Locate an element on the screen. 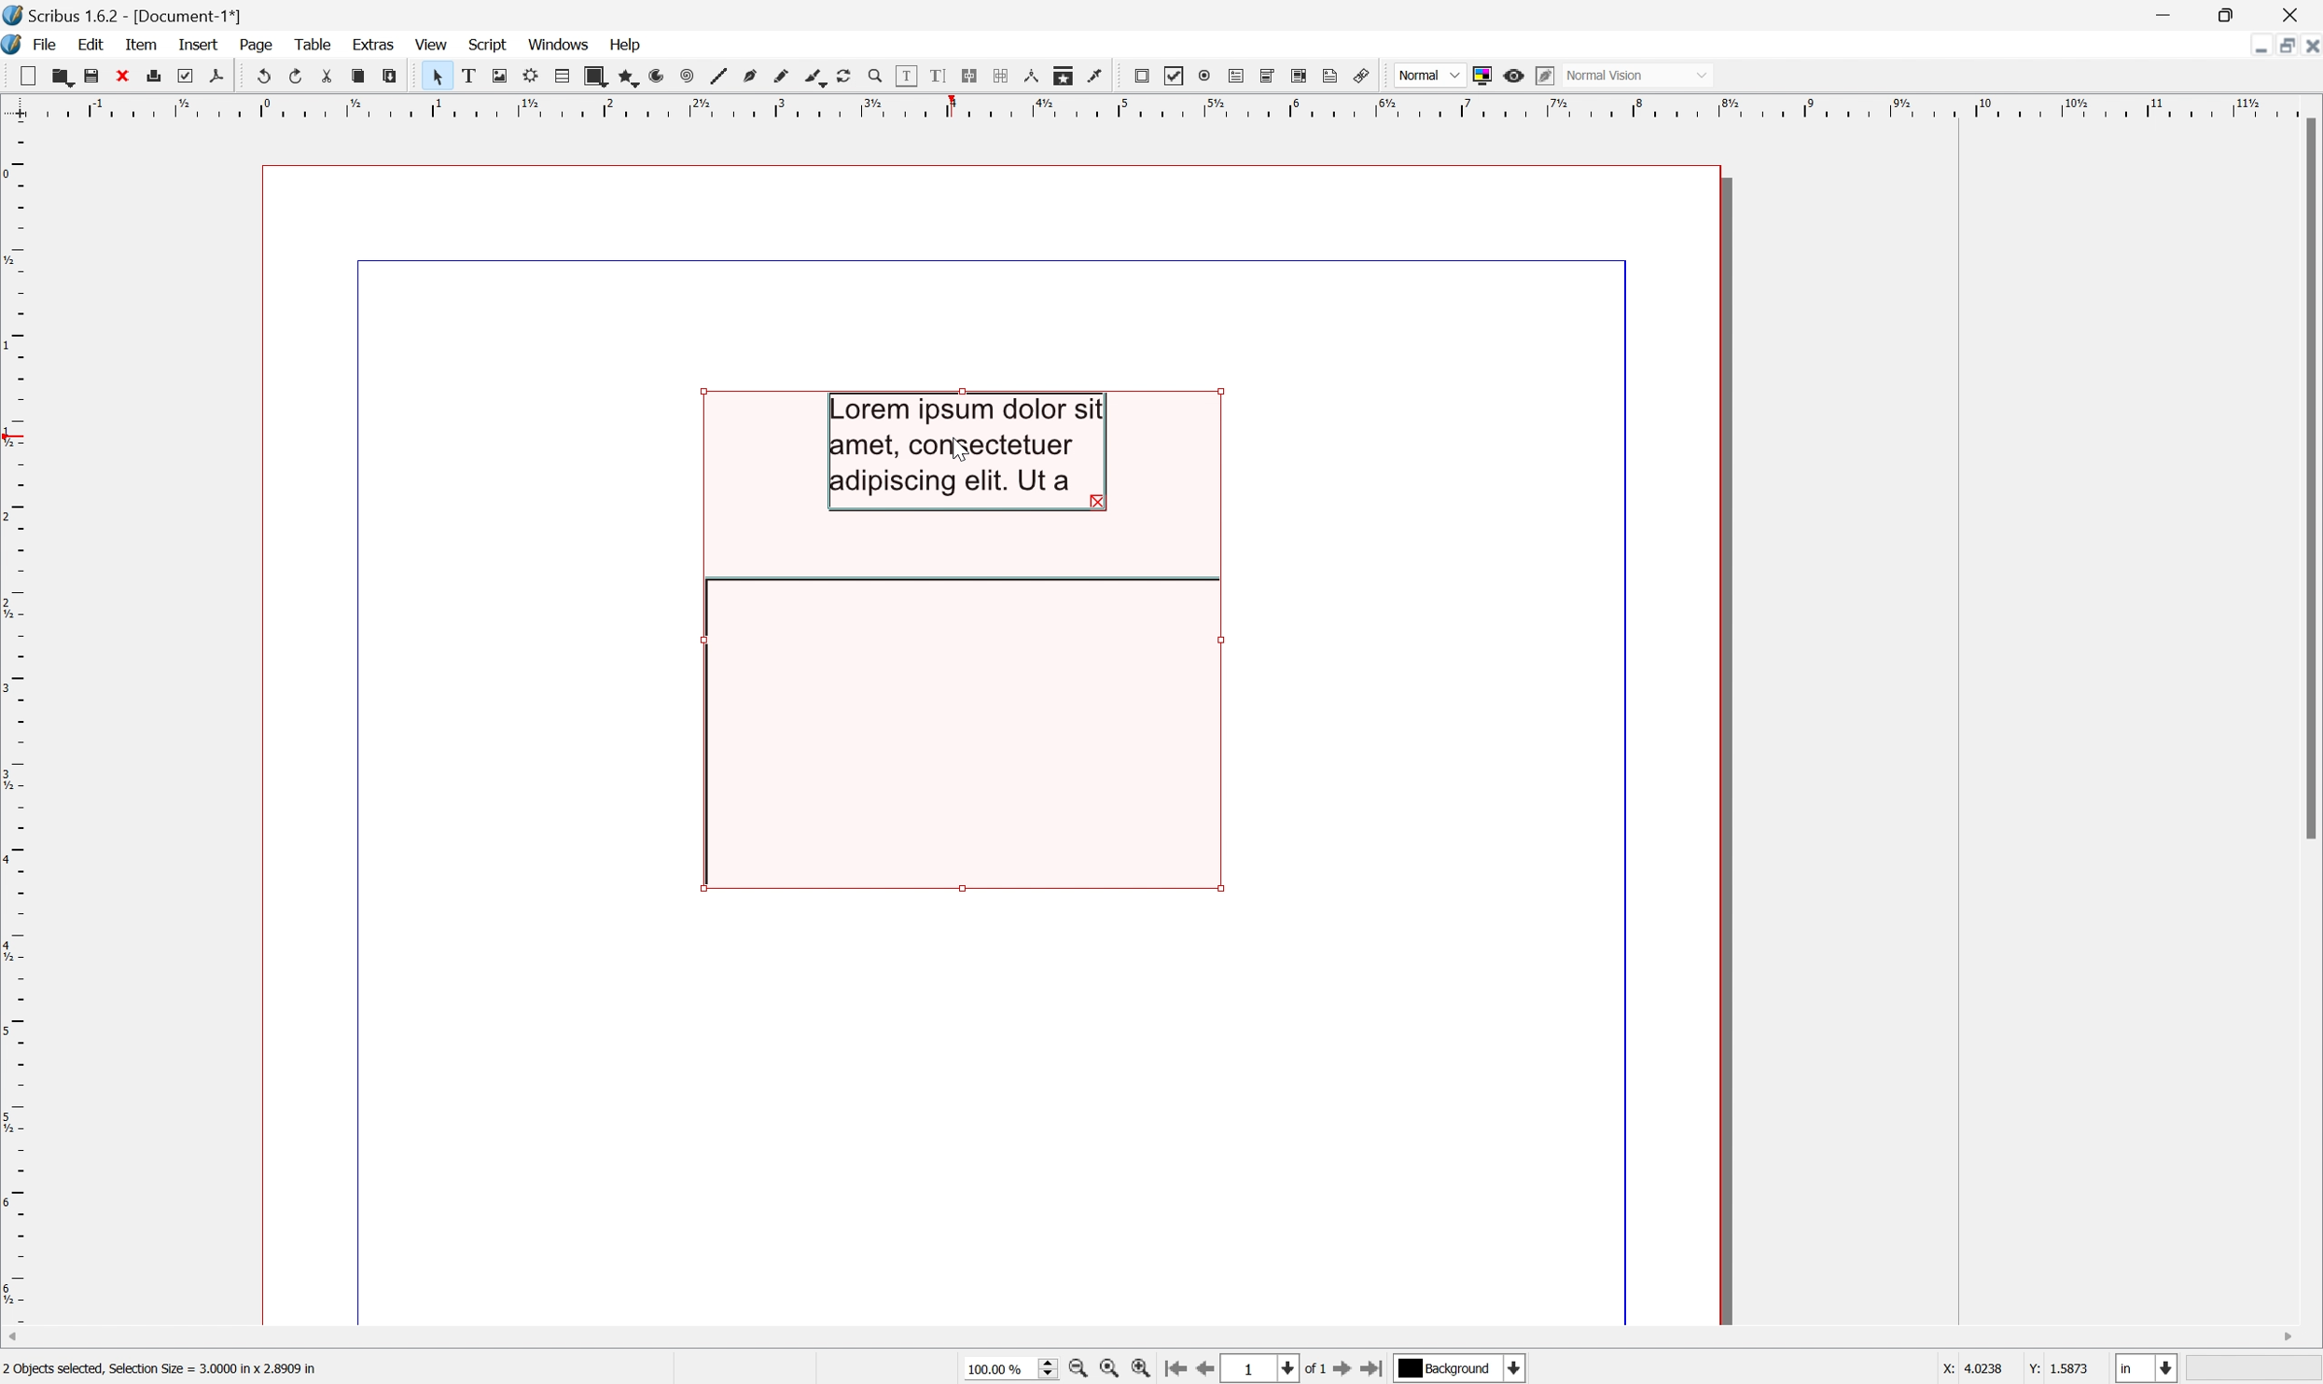  Go to the next page is located at coordinates (1342, 1368).